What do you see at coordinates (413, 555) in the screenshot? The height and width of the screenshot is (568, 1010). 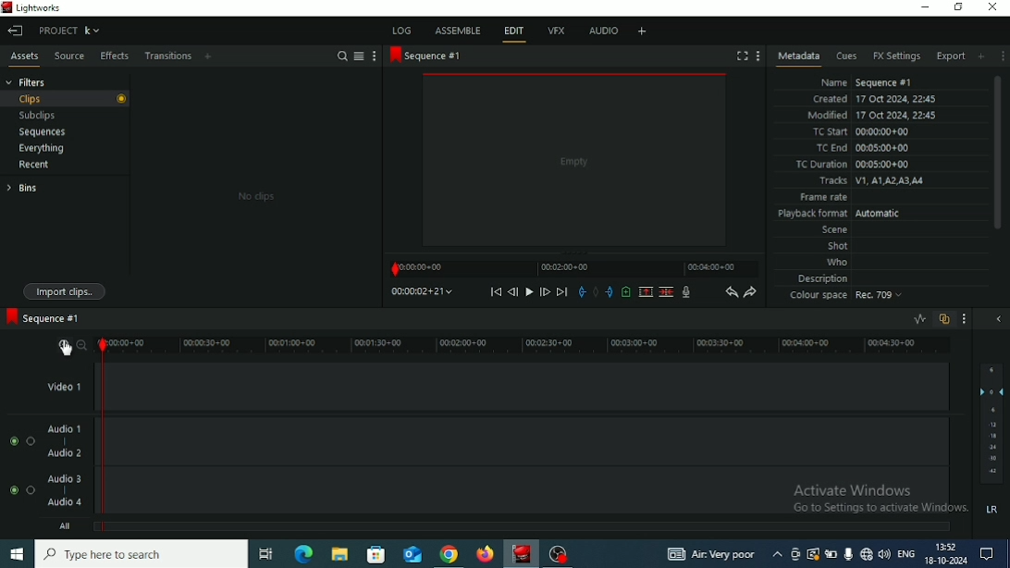 I see `Mail` at bounding box center [413, 555].